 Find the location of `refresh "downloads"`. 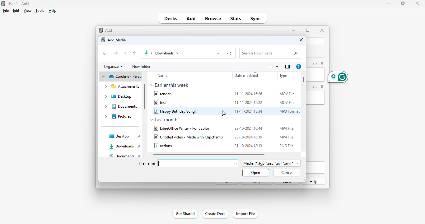

refresh "downloads" is located at coordinates (229, 54).